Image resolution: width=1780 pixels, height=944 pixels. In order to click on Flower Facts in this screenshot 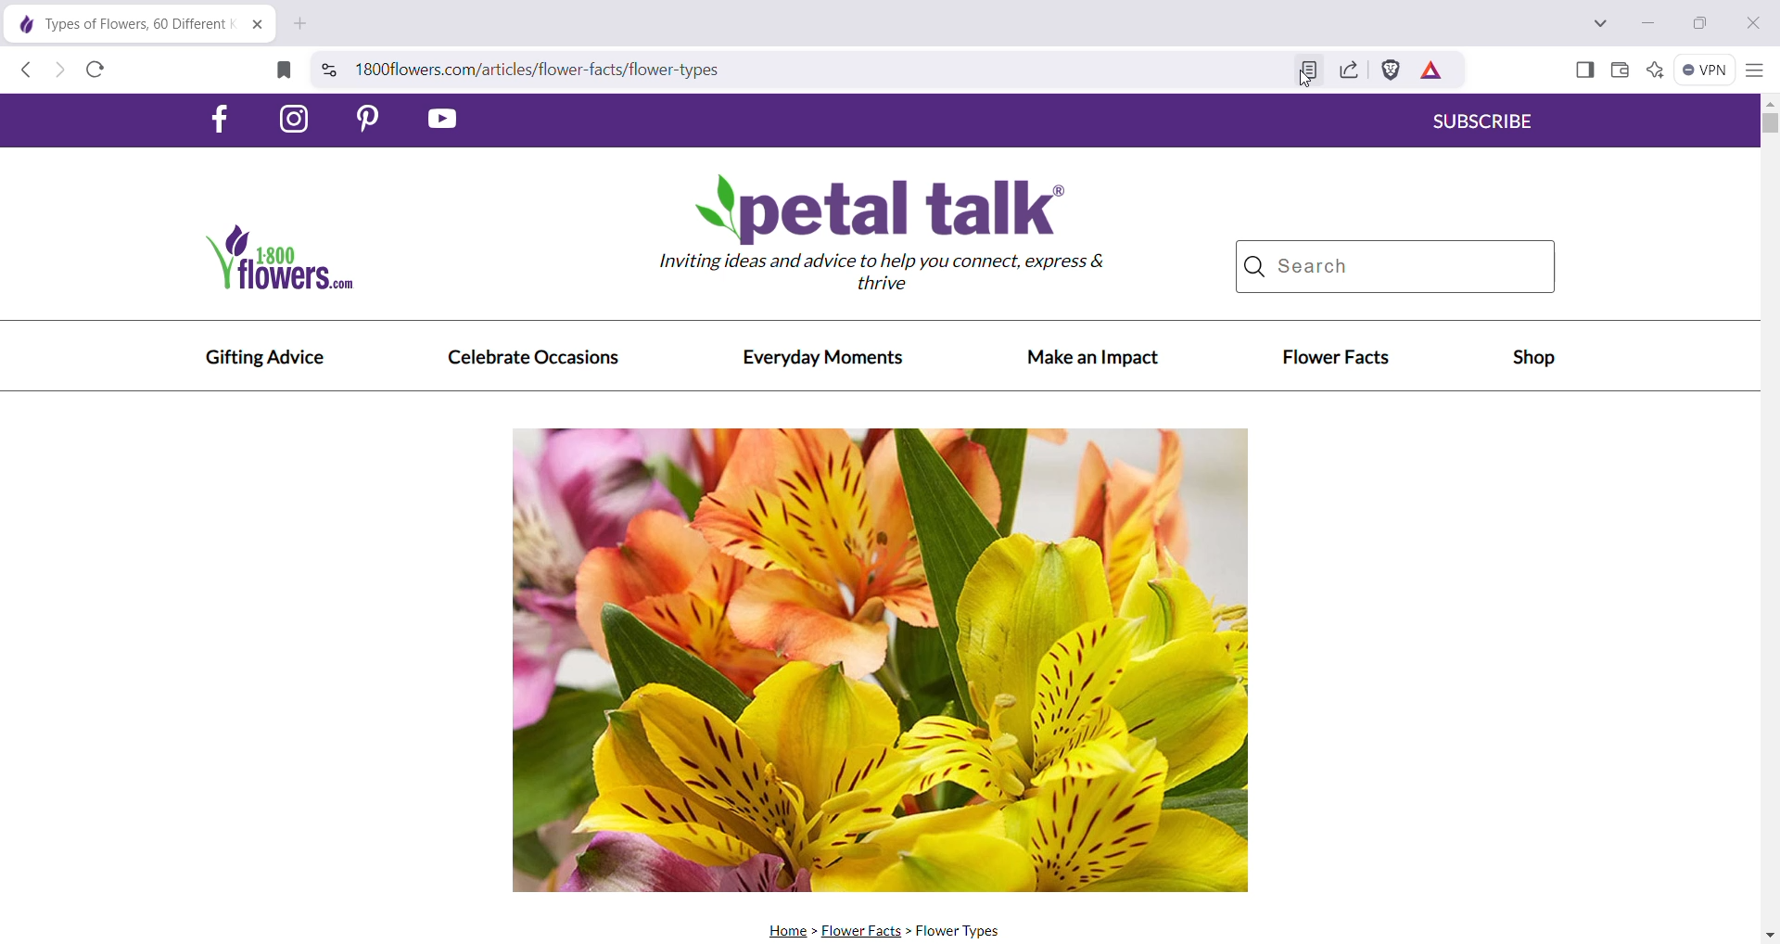, I will do `click(864, 931)`.